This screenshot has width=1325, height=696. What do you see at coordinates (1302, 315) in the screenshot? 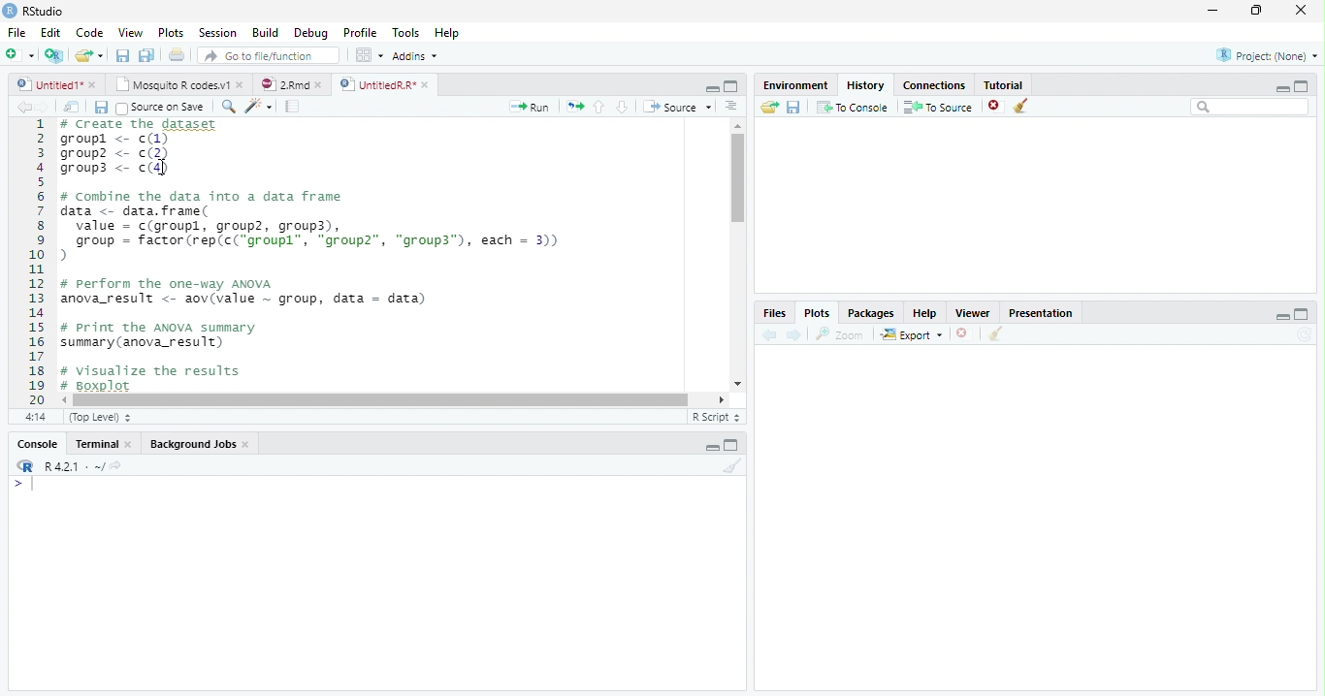
I see `Maximize` at bounding box center [1302, 315].